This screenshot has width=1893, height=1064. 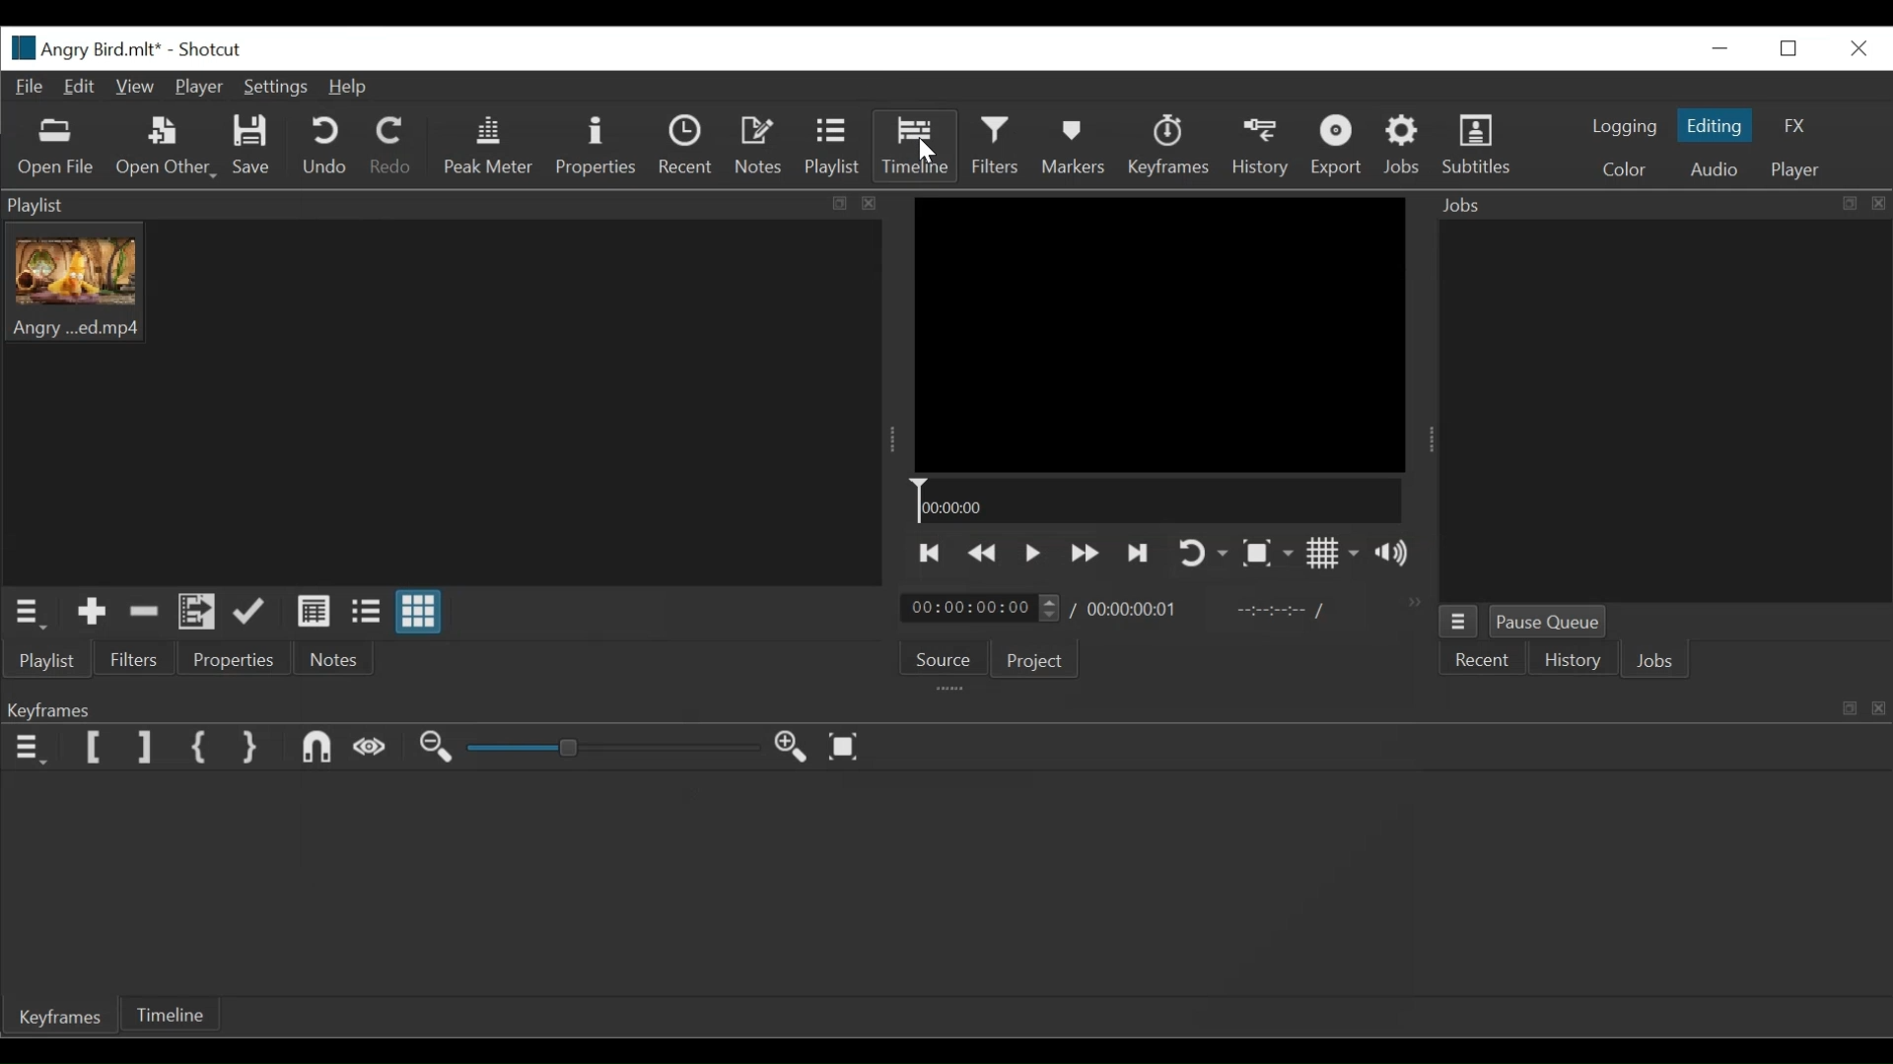 I want to click on Properties, so click(x=596, y=147).